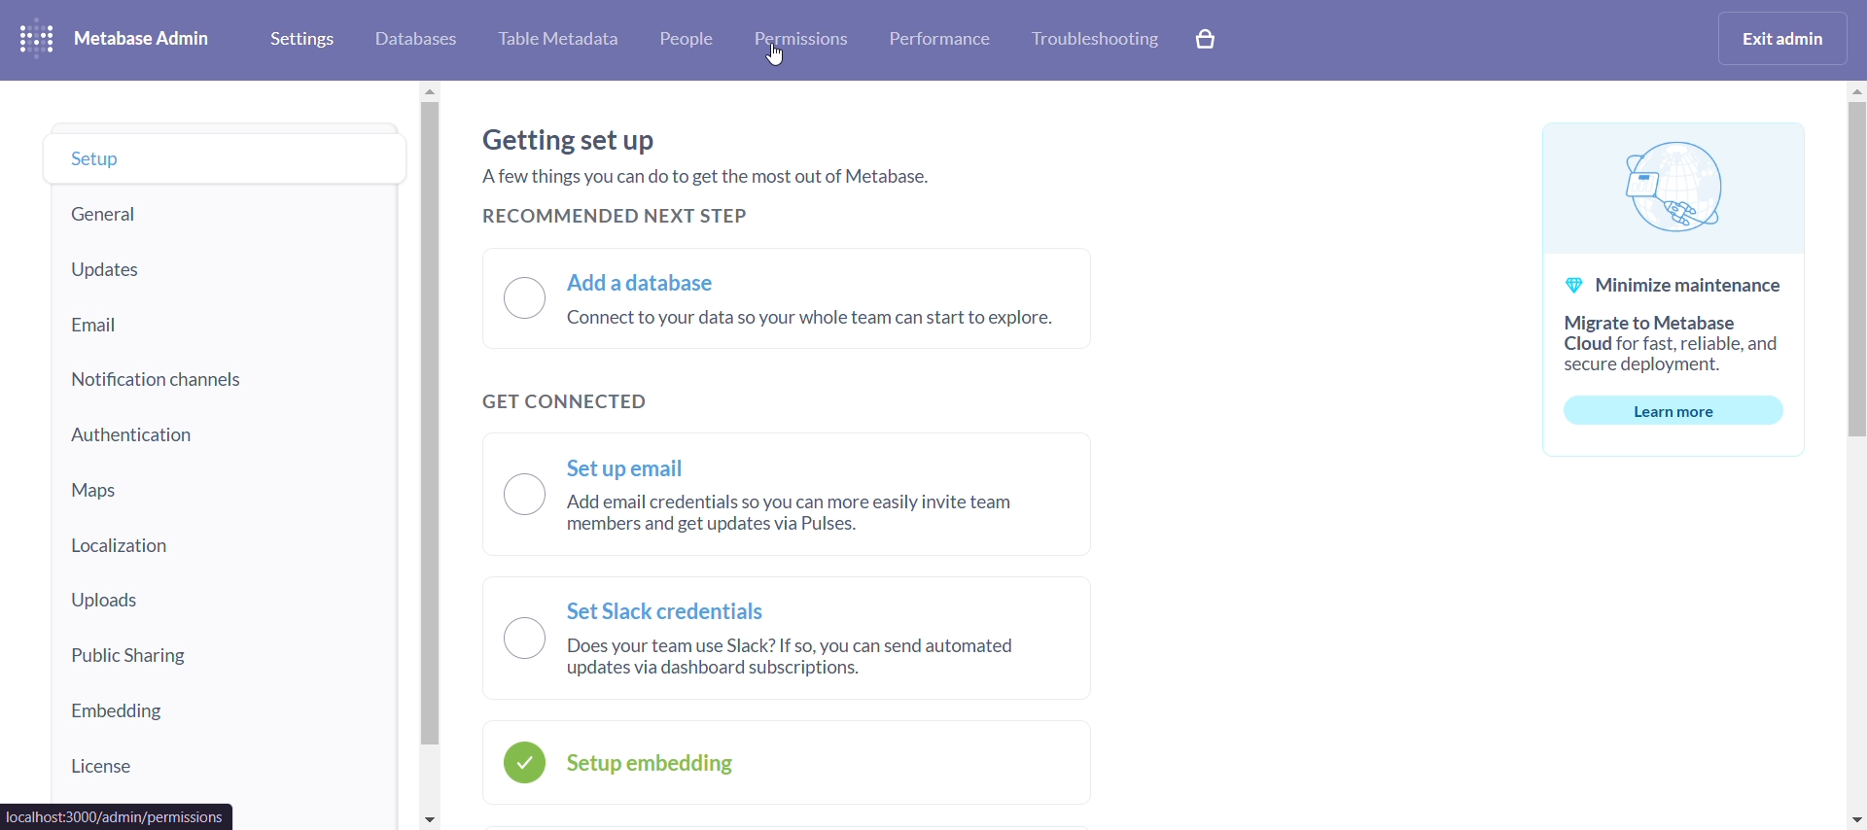 The height and width of the screenshot is (830, 1867). What do you see at coordinates (1211, 43) in the screenshot?
I see `explore paid features` at bounding box center [1211, 43].